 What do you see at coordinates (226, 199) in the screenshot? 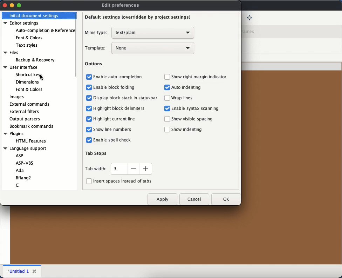
I see `ok` at bounding box center [226, 199].